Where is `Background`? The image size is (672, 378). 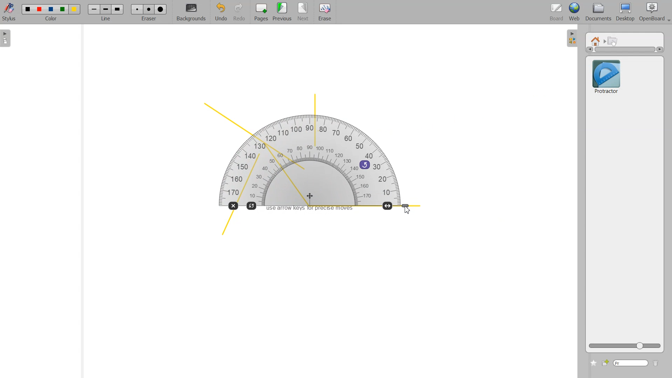 Background is located at coordinates (191, 13).